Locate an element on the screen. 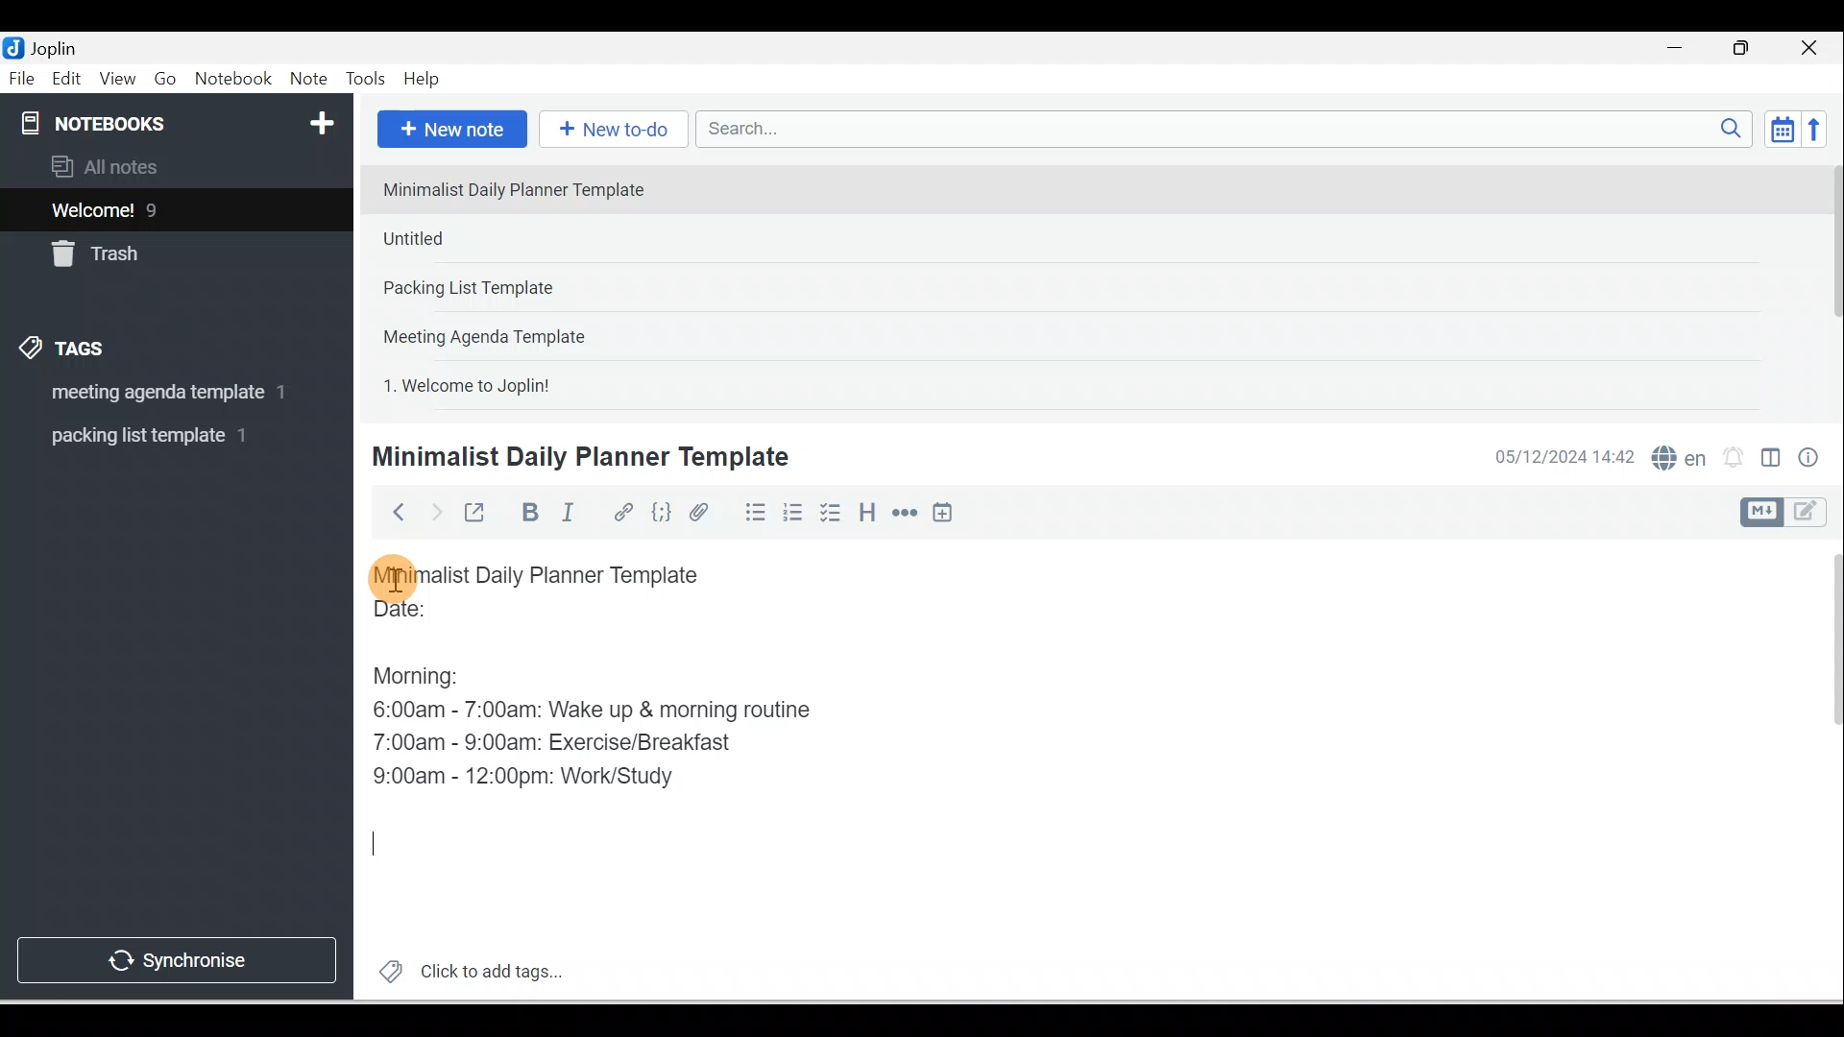 The height and width of the screenshot is (1037, 1844). Morning: is located at coordinates (430, 671).